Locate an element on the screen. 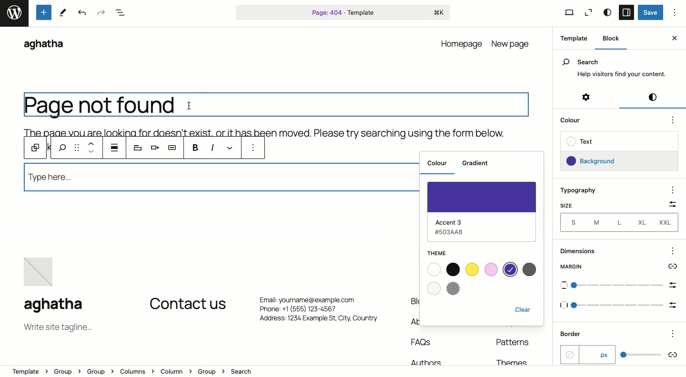 Image resolution: width=686 pixels, height=377 pixels. Margin is located at coordinates (620, 267).